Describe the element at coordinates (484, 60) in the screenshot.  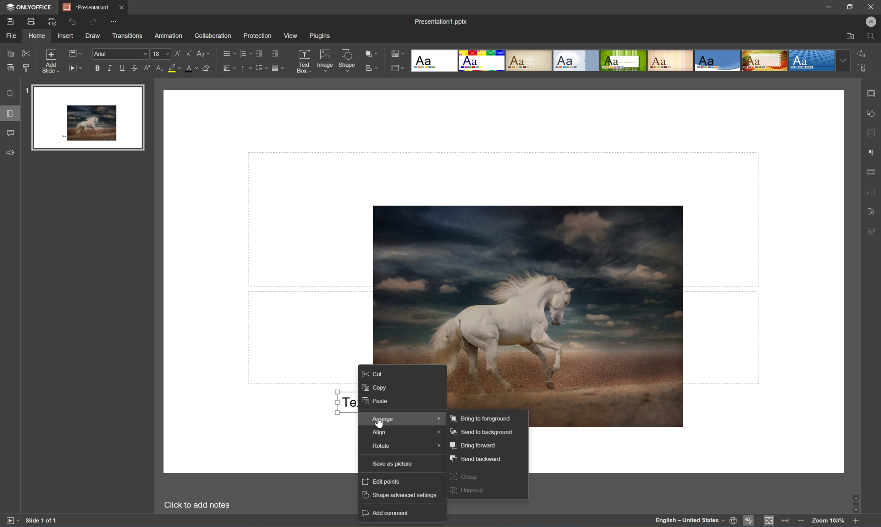
I see `Basic` at that location.